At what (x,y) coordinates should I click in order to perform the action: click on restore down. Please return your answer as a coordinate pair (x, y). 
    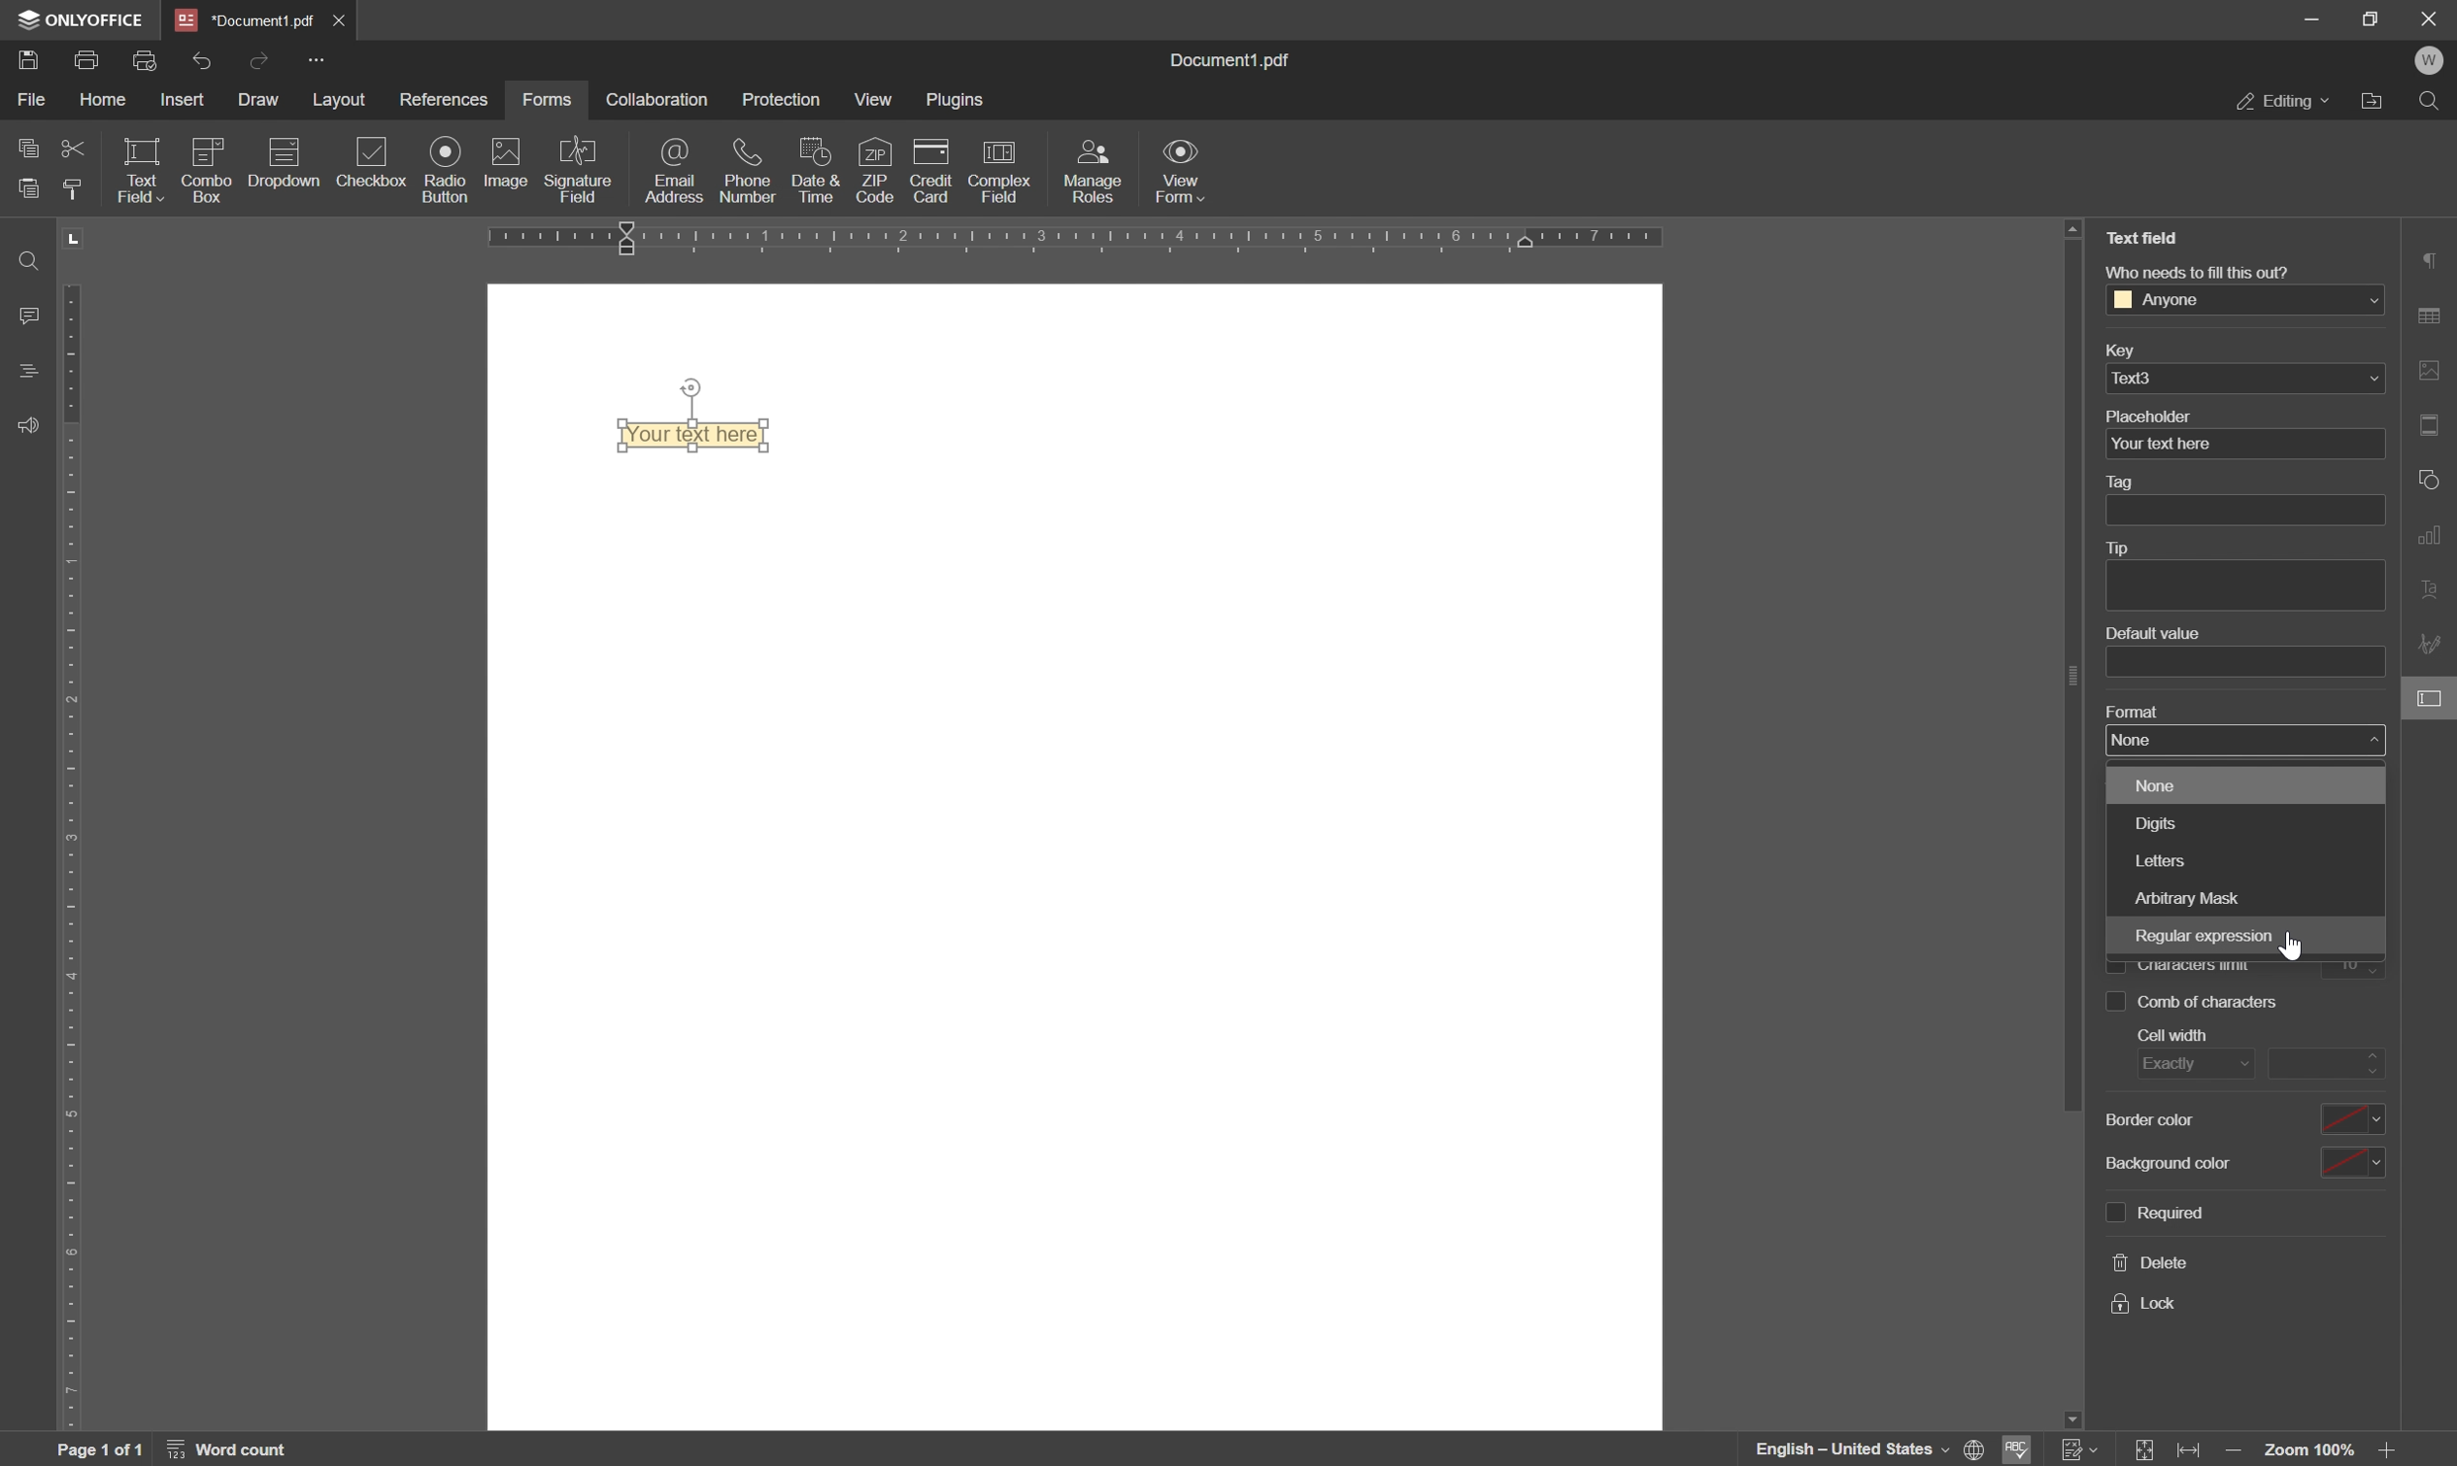
    Looking at the image, I should click on (2370, 18).